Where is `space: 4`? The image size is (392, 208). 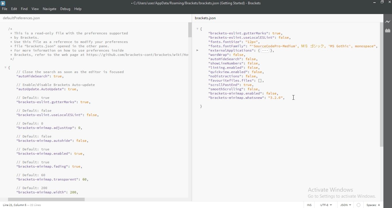 space: 4 is located at coordinates (372, 204).